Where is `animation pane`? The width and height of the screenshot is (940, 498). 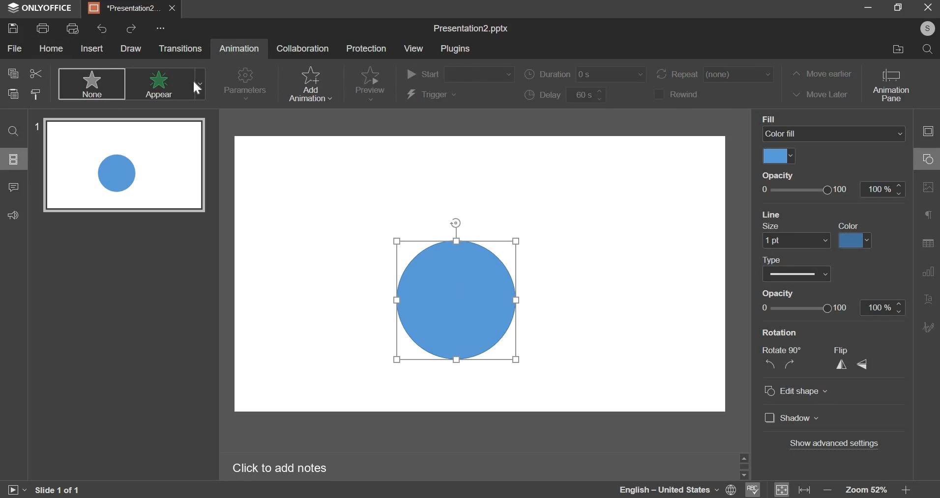 animation pane is located at coordinates (892, 86).